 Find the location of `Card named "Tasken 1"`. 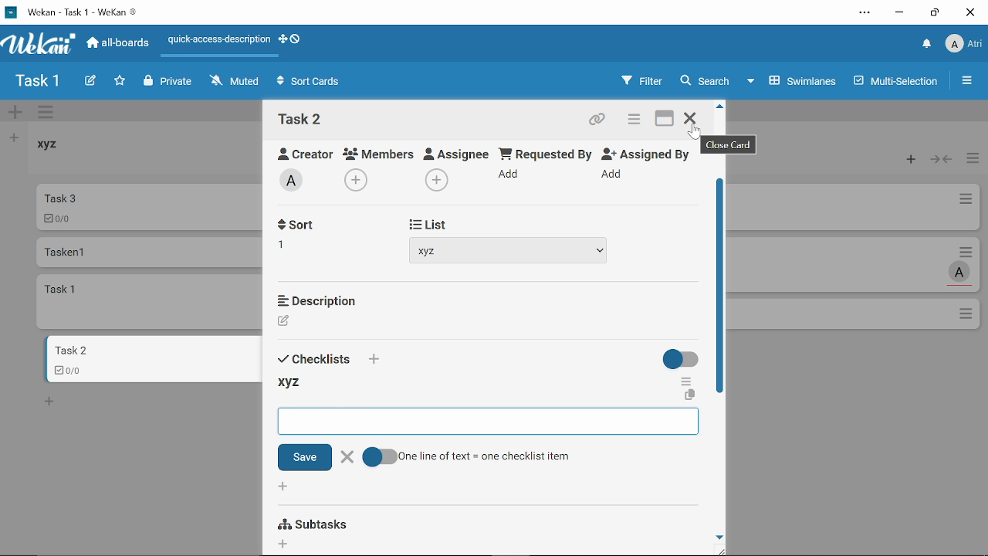

Card named "Tasken 1" is located at coordinates (148, 252).